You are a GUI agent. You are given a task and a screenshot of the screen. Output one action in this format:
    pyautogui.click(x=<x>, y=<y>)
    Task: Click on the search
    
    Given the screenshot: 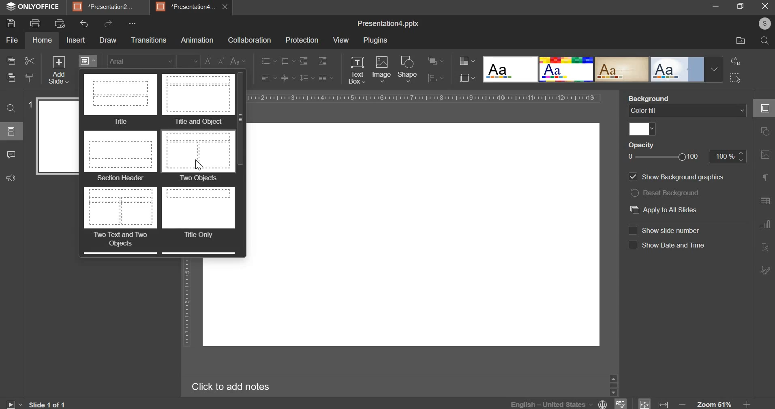 What is the action you would take?
    pyautogui.click(x=764, y=41)
    